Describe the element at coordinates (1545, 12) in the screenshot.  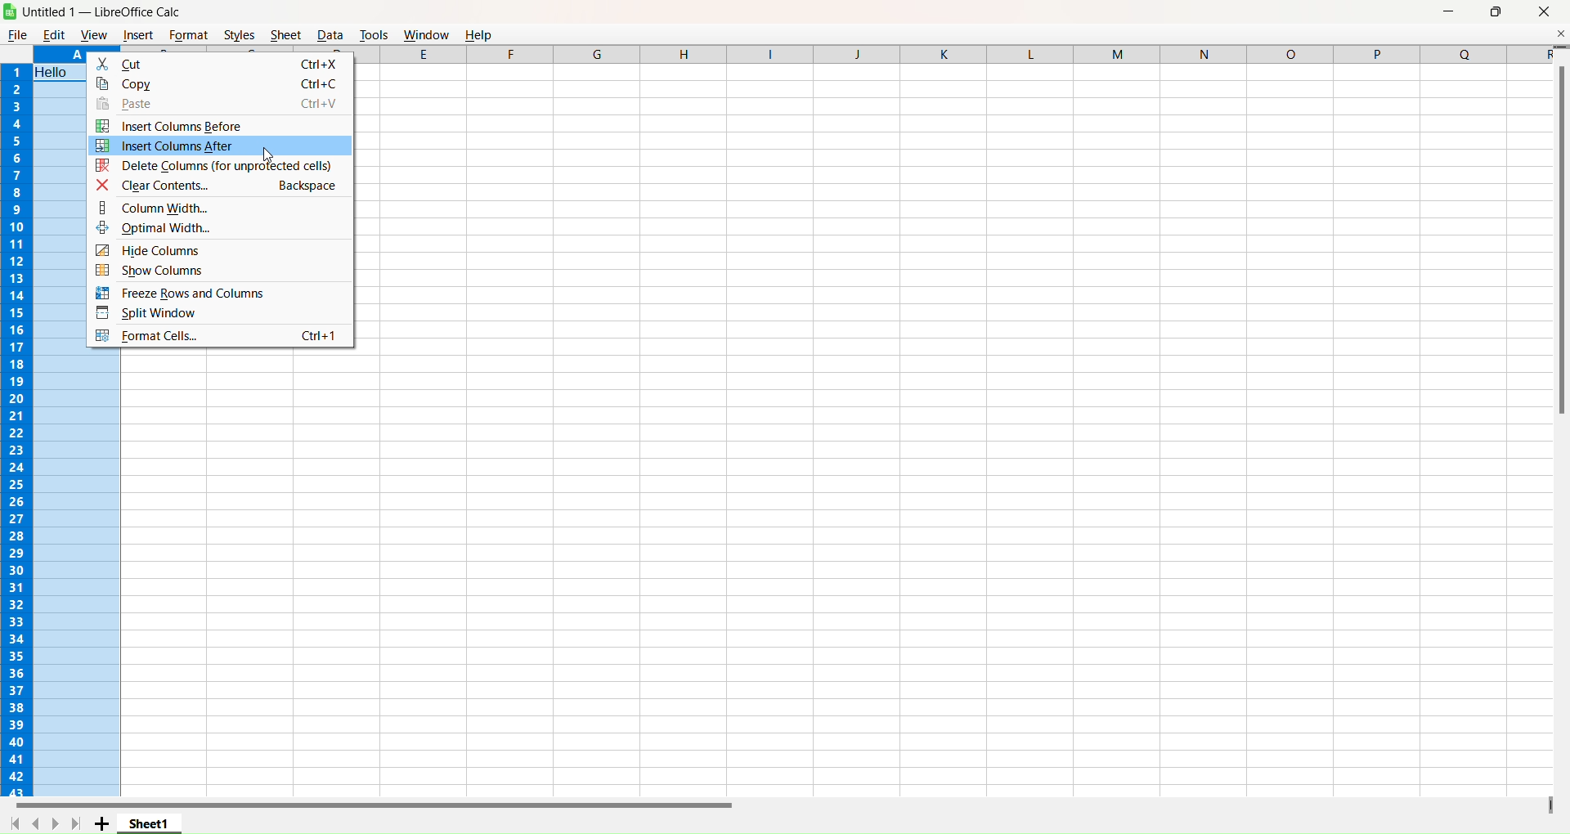
I see `Close` at that location.